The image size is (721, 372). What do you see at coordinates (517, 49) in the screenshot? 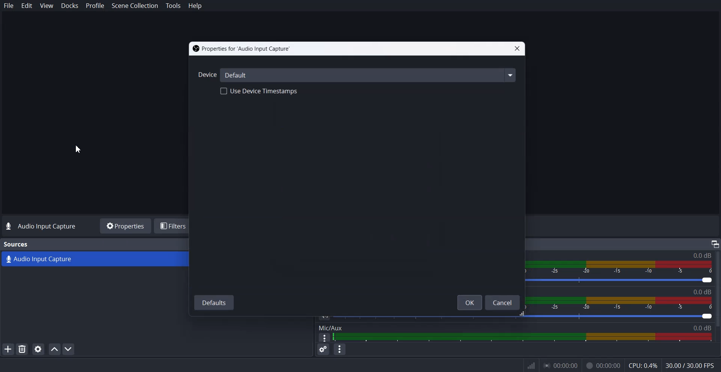
I see `Close` at bounding box center [517, 49].